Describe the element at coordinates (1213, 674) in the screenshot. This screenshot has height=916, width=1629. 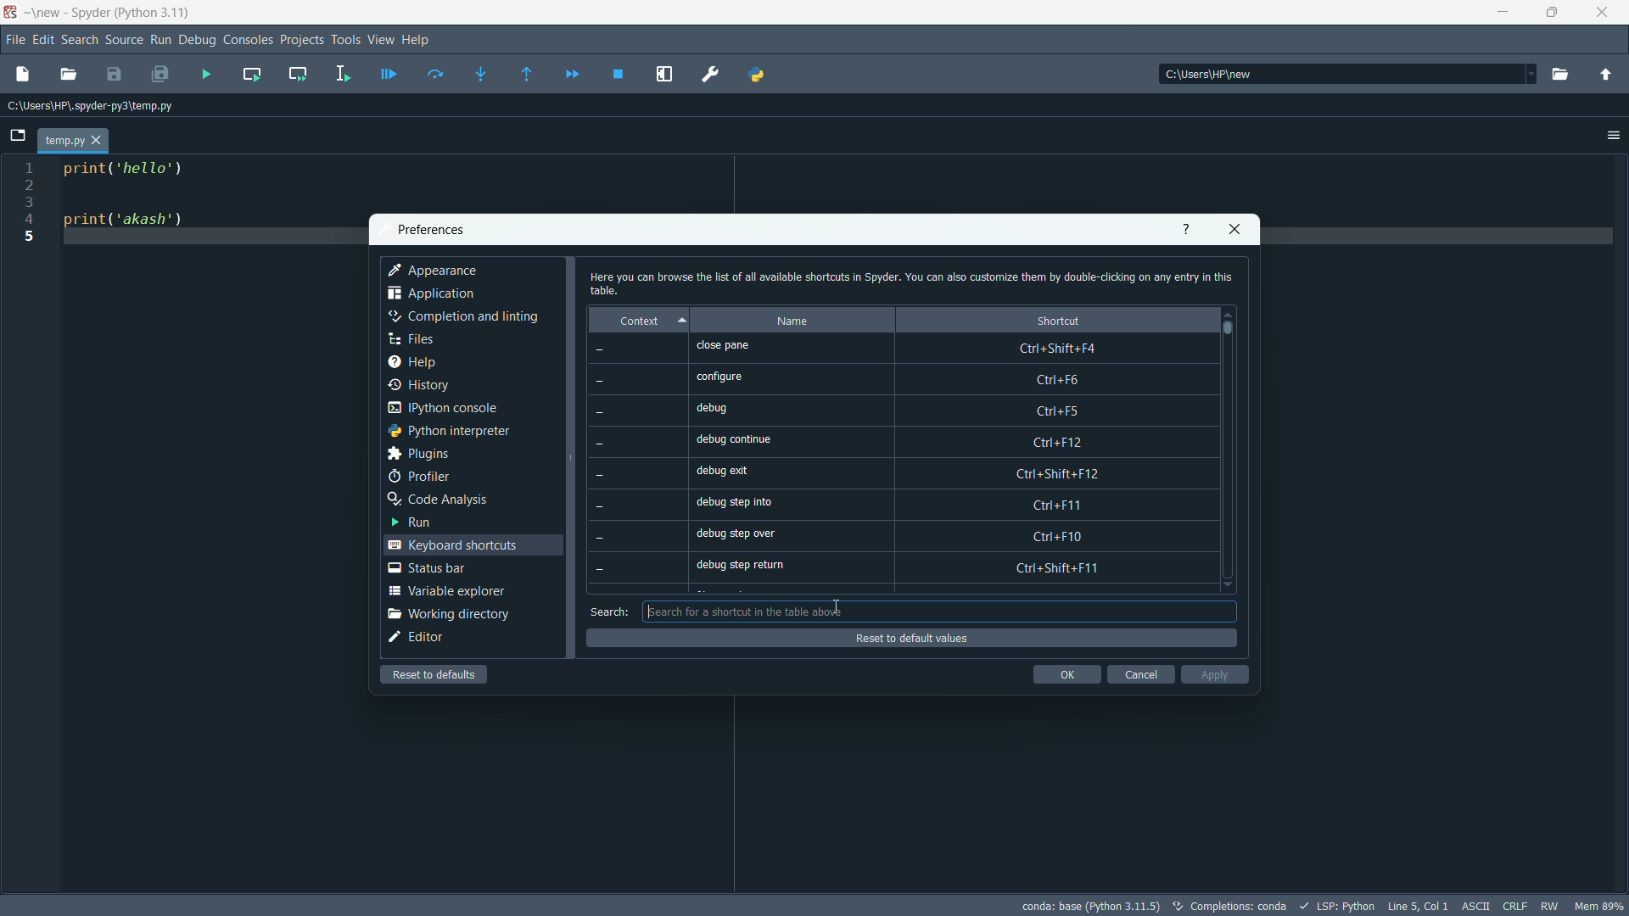
I see `apply` at that location.